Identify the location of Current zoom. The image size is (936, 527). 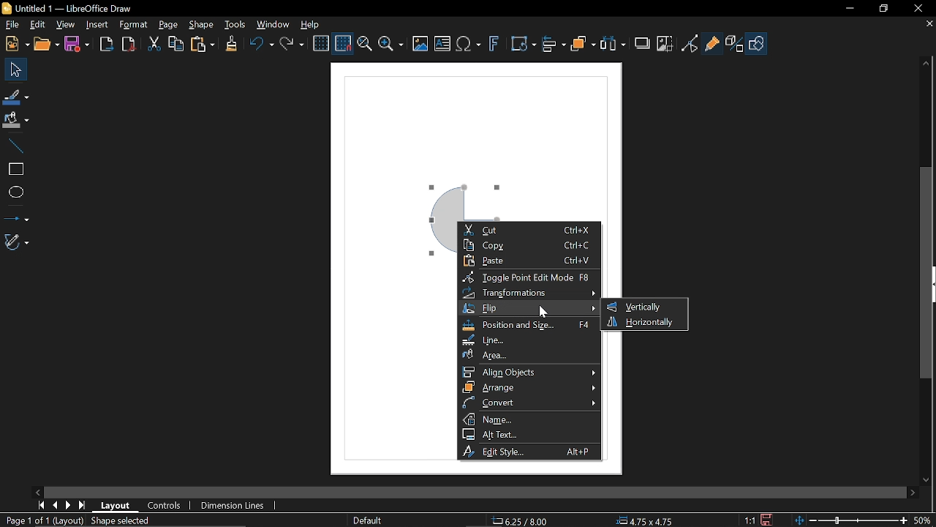
(925, 520).